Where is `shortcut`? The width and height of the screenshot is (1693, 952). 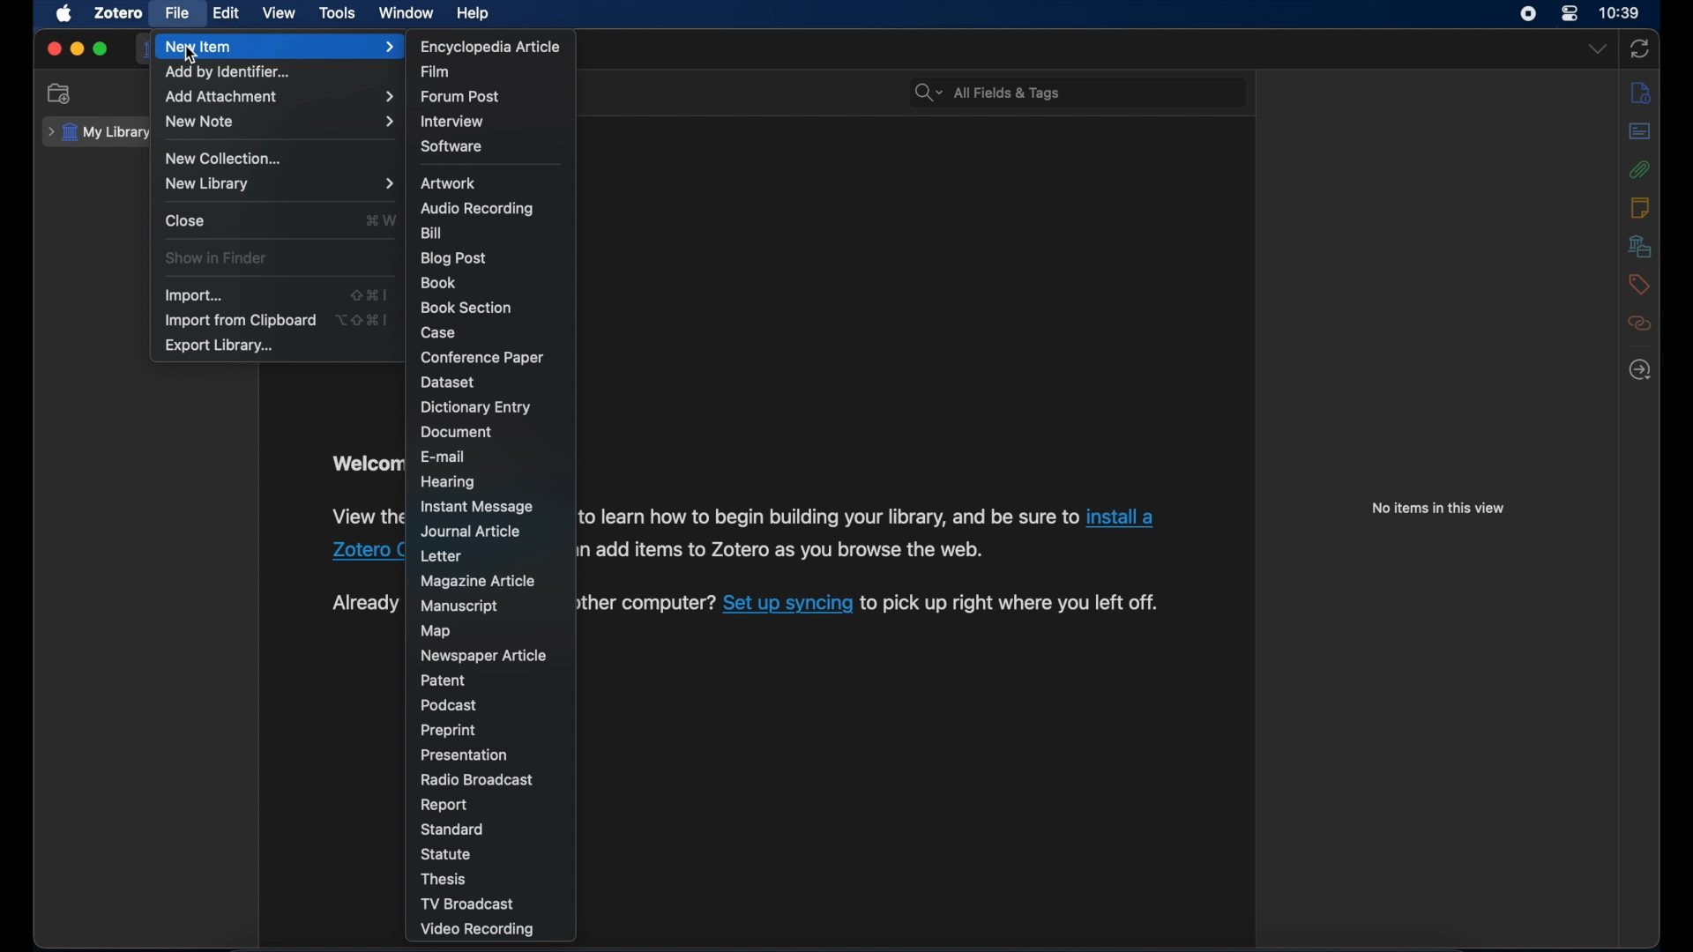
shortcut is located at coordinates (362, 319).